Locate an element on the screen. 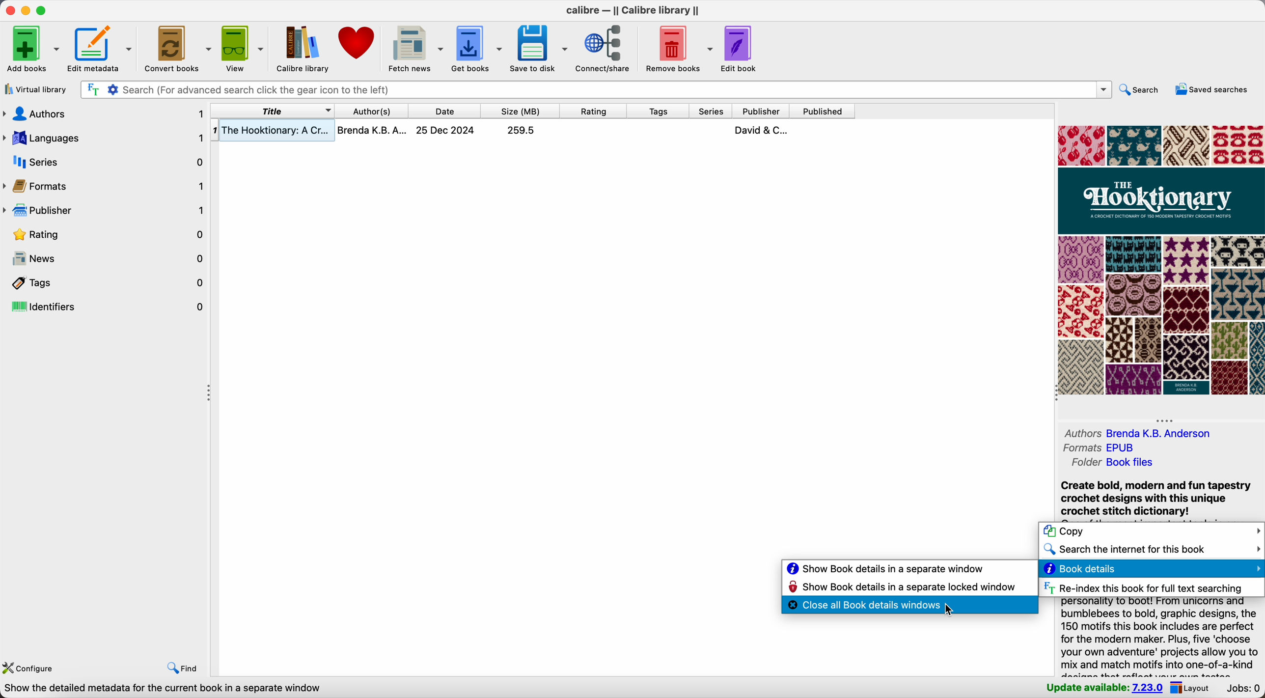 This screenshot has height=698, width=1265. Calibre library is located at coordinates (302, 47).